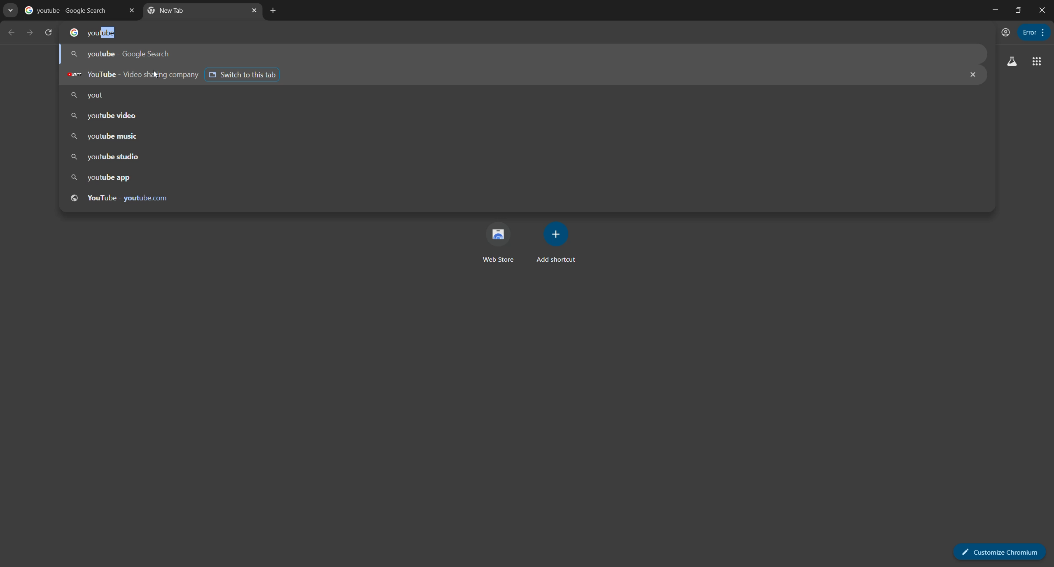 This screenshot has height=567, width=1054. Describe the element at coordinates (105, 136) in the screenshot. I see `youtube music` at that location.